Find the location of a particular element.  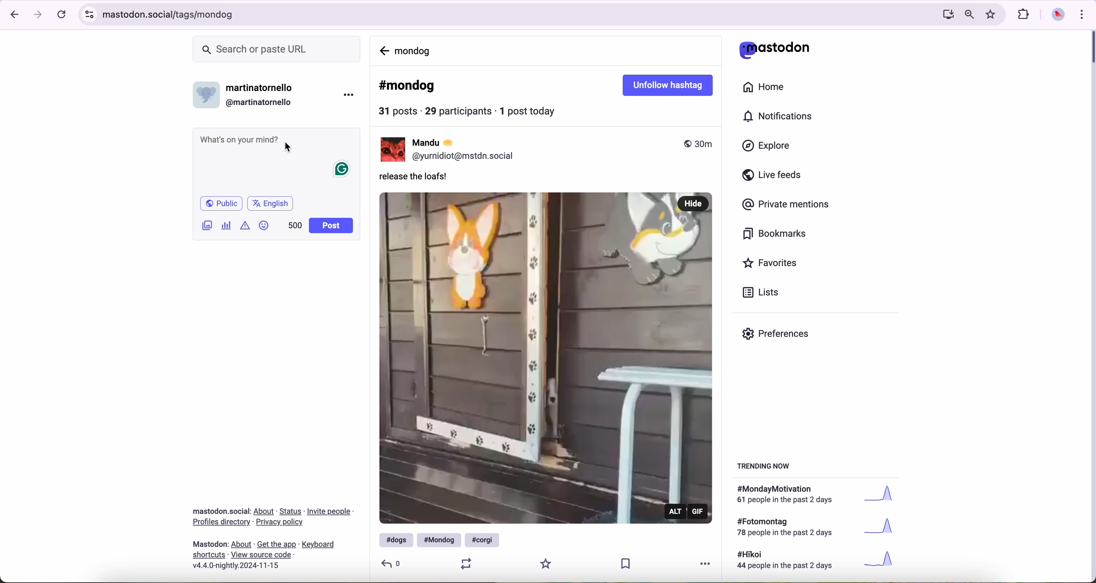

link is located at coordinates (261, 554).